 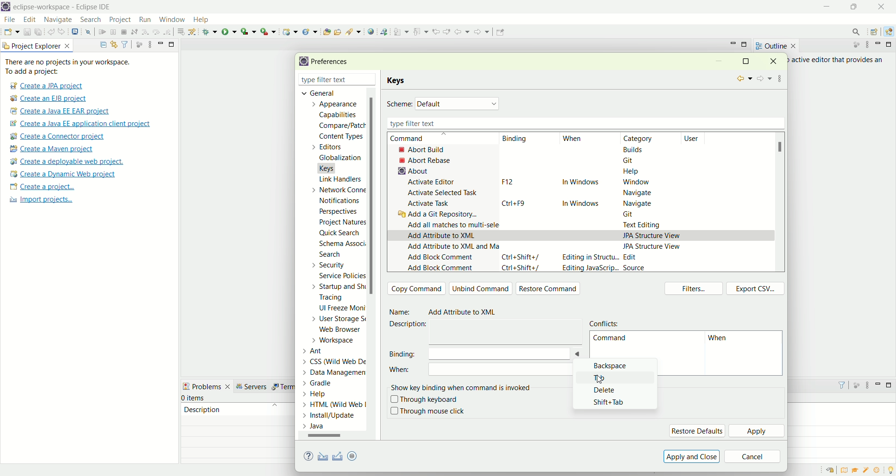 I want to click on perspectives, so click(x=337, y=211).